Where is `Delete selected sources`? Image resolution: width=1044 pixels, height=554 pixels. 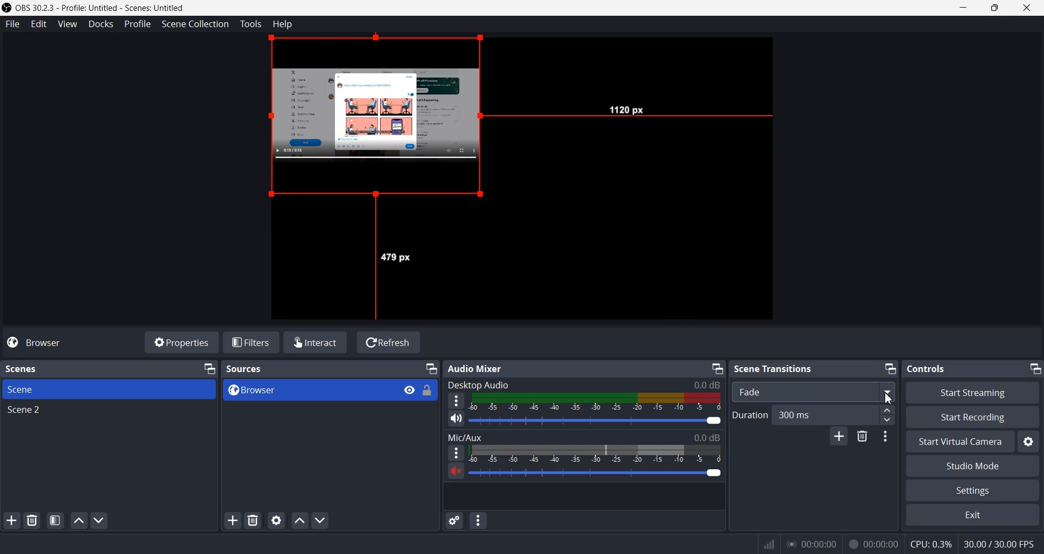
Delete selected sources is located at coordinates (252, 520).